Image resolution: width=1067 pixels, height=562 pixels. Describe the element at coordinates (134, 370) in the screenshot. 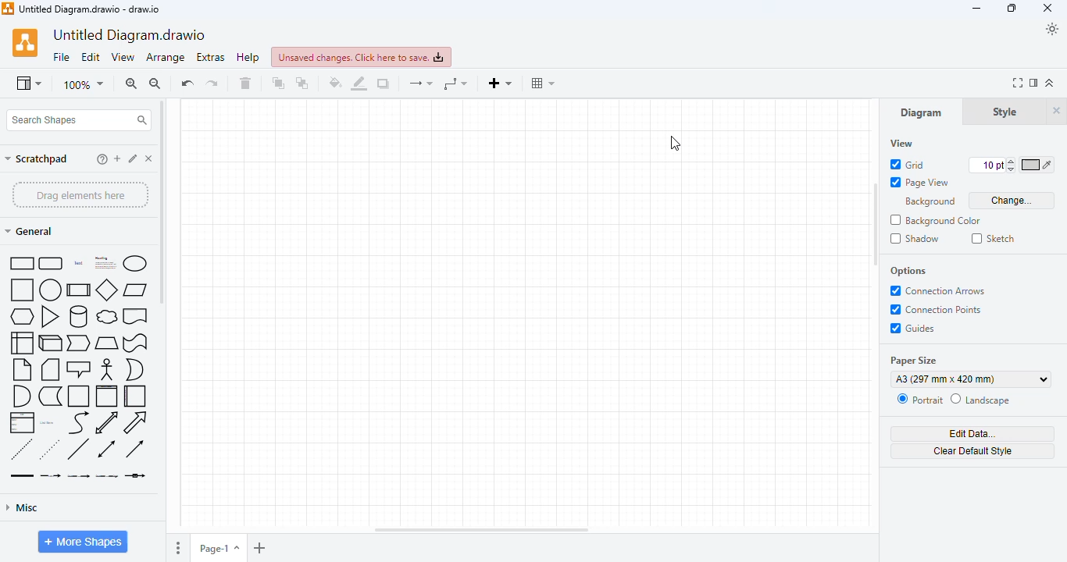

I see `or` at that location.